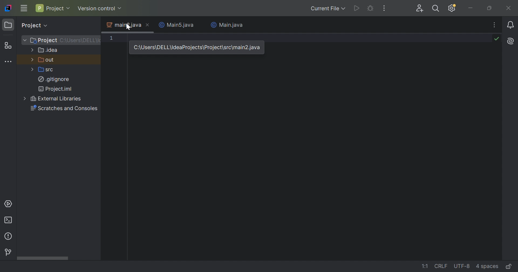 This screenshot has width=518, height=272. I want to click on Make file read-only, so click(511, 267).